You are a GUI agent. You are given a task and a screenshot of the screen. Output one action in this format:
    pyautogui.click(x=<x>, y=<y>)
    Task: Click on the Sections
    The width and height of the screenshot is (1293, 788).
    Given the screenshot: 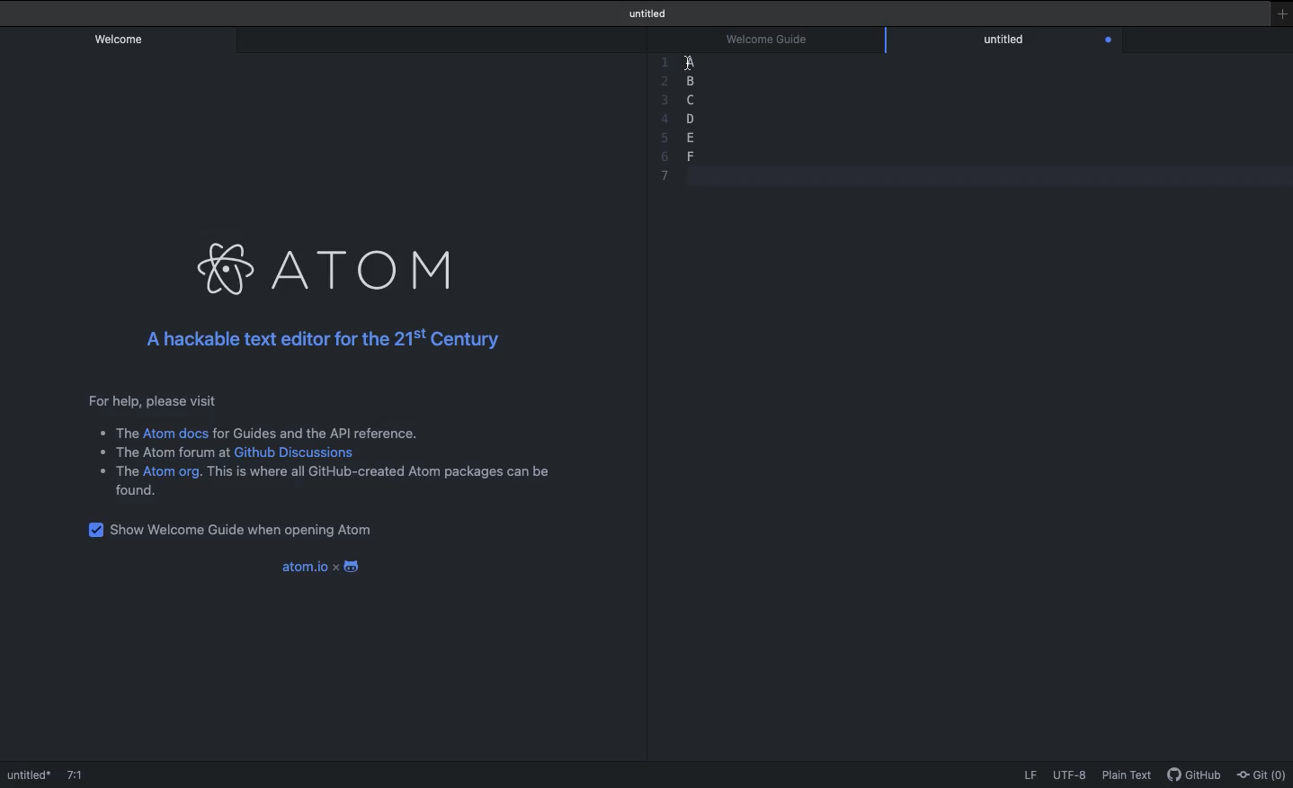 What is the action you would take?
    pyautogui.click(x=690, y=63)
    